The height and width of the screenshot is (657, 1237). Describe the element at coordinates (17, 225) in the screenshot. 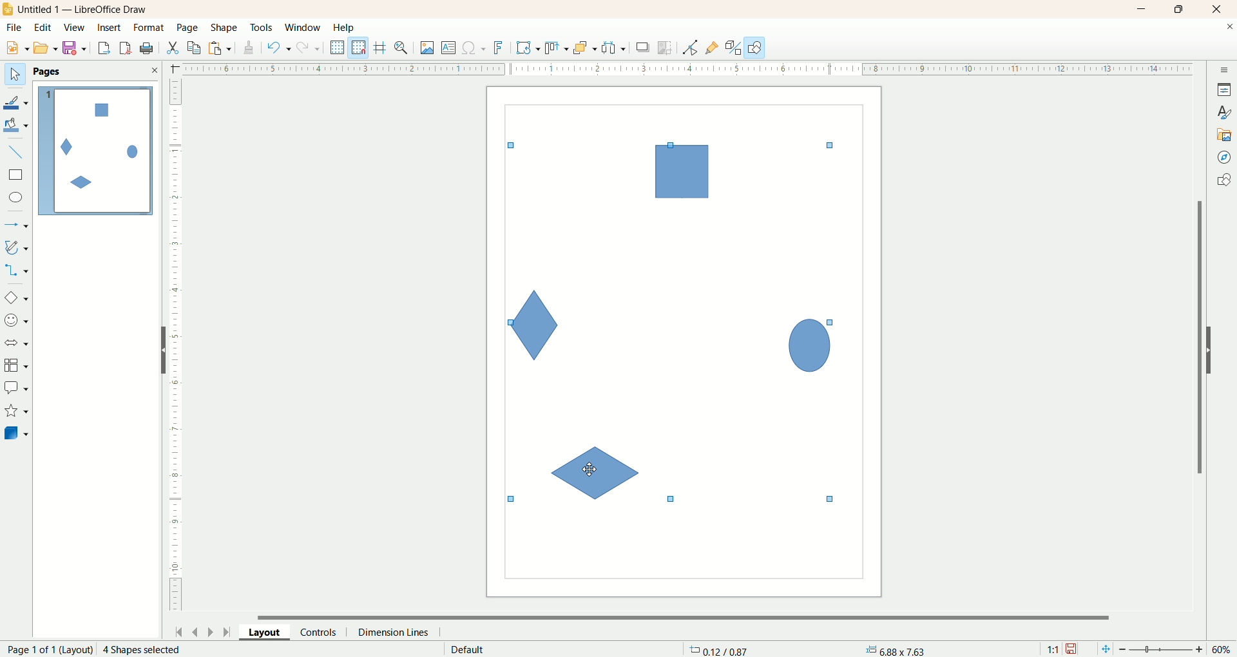

I see `lines and arrows` at that location.